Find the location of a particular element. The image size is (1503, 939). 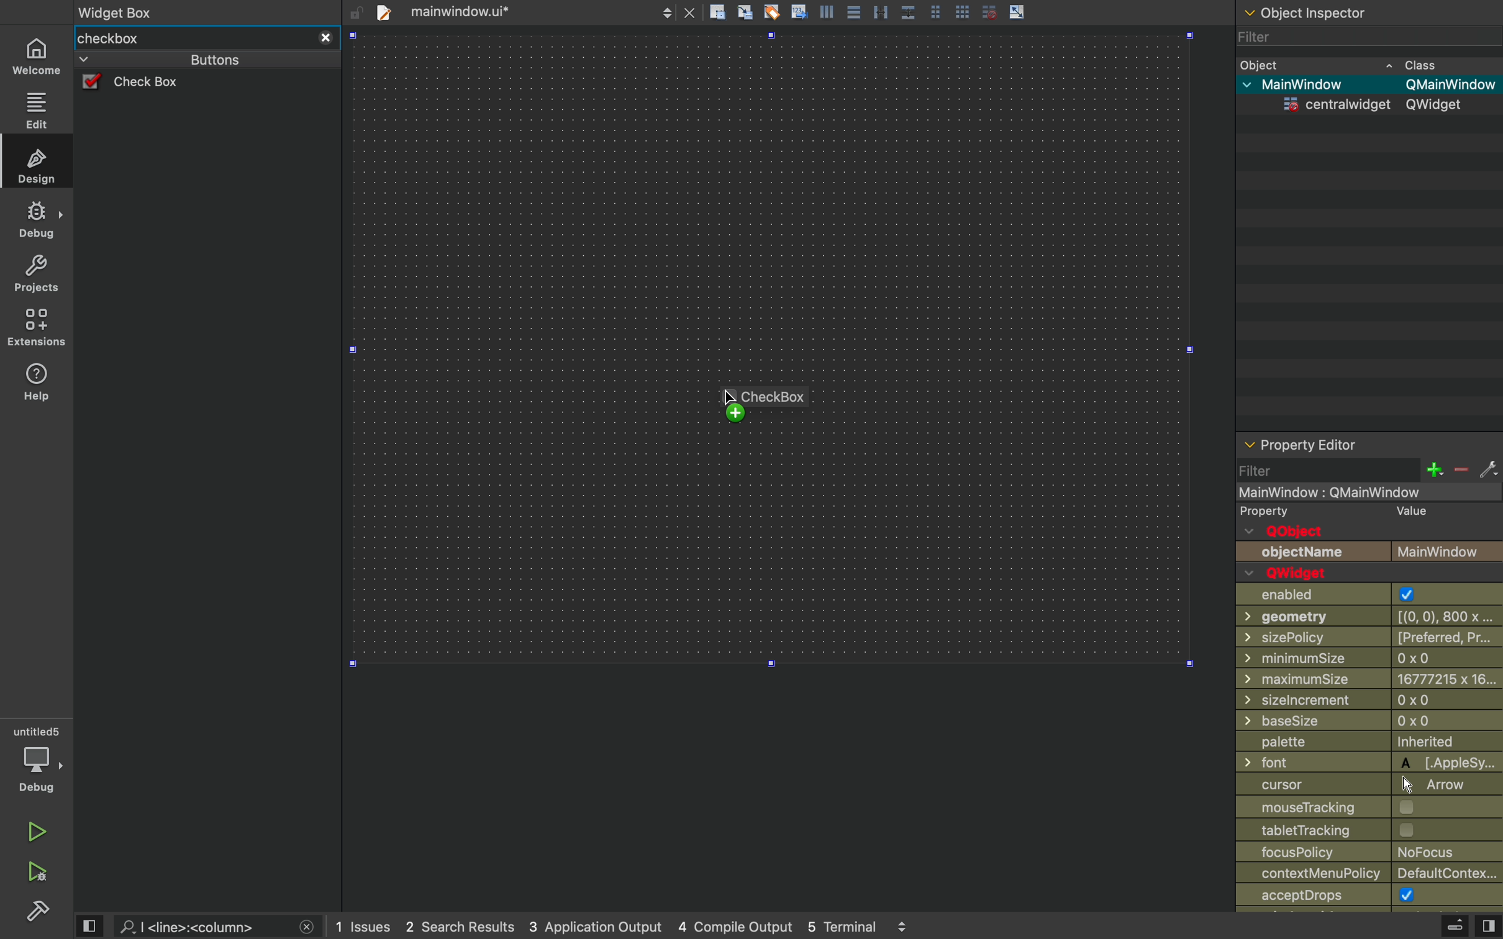

home is located at coordinates (37, 55).